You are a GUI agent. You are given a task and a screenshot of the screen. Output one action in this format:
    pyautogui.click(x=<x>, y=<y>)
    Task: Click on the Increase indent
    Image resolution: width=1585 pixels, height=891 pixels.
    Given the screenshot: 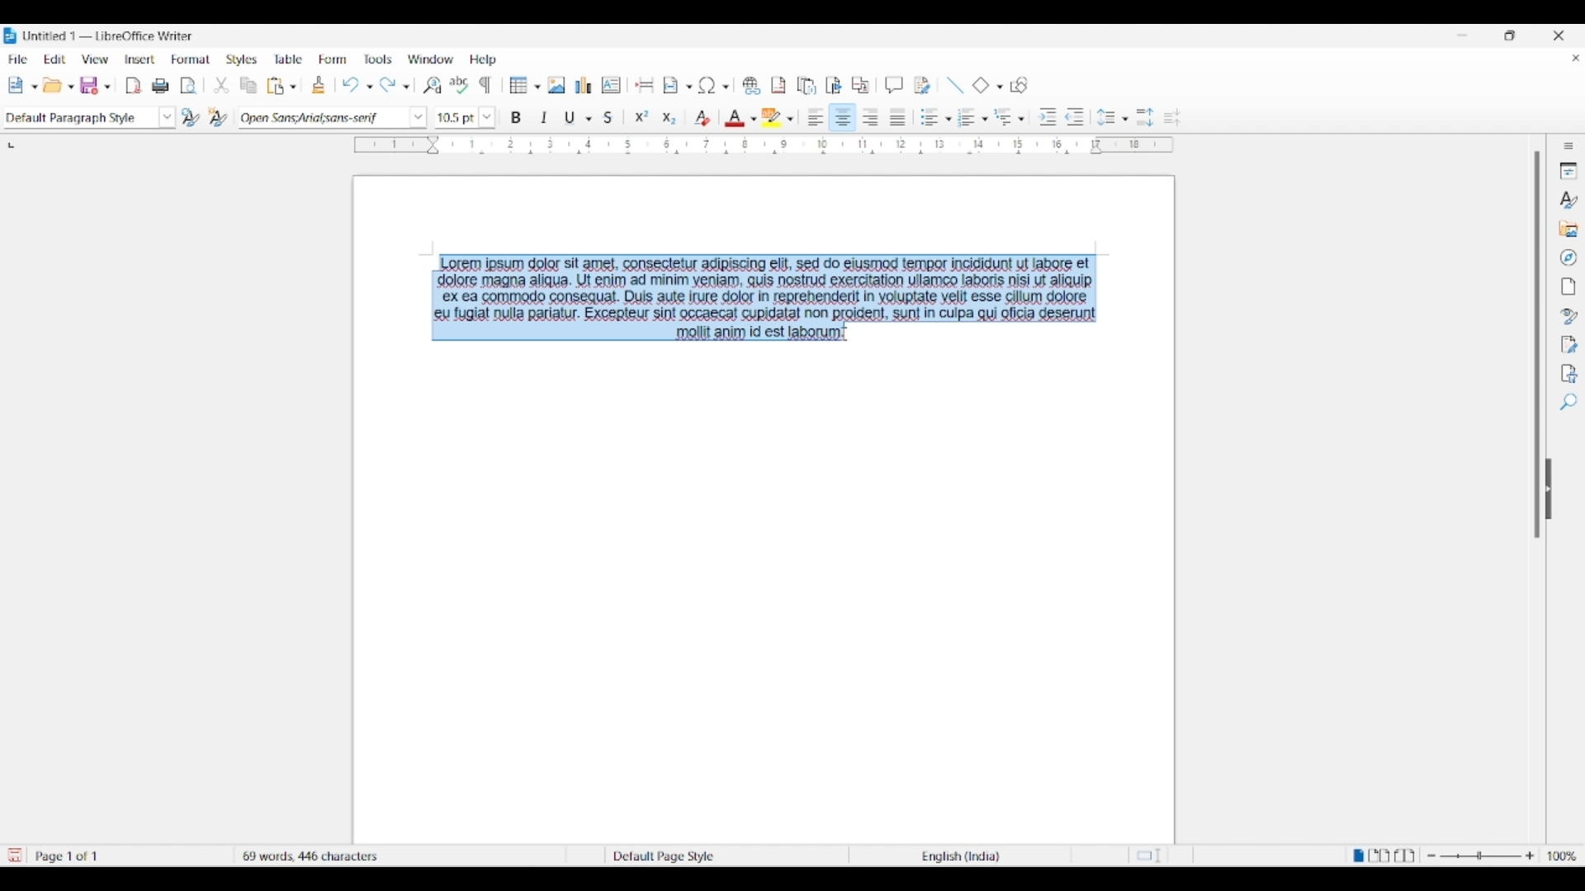 What is the action you would take?
    pyautogui.click(x=1047, y=117)
    